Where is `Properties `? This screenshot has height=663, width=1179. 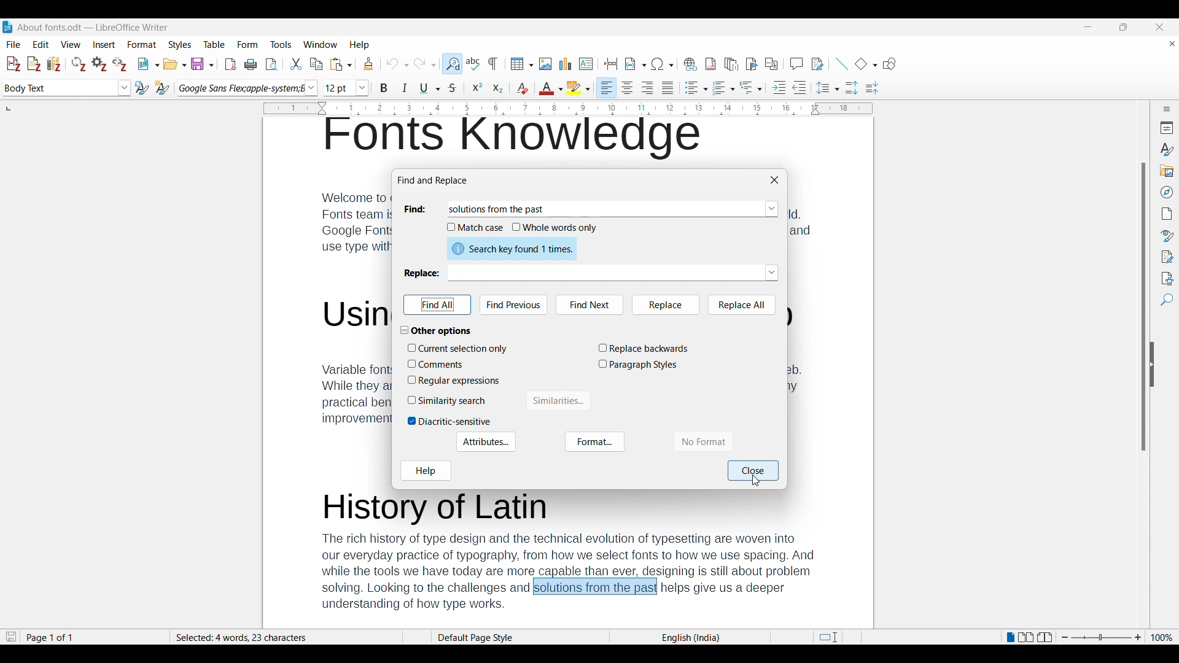 Properties  is located at coordinates (1165, 128).